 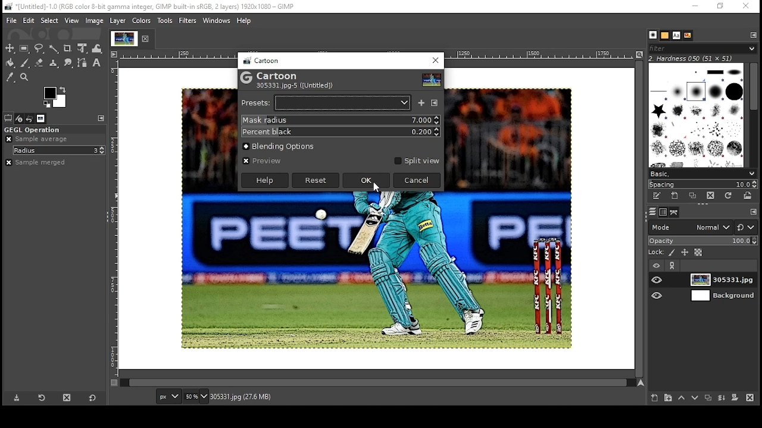 What do you see at coordinates (748, 196) in the screenshot?
I see `open brush as image` at bounding box center [748, 196].